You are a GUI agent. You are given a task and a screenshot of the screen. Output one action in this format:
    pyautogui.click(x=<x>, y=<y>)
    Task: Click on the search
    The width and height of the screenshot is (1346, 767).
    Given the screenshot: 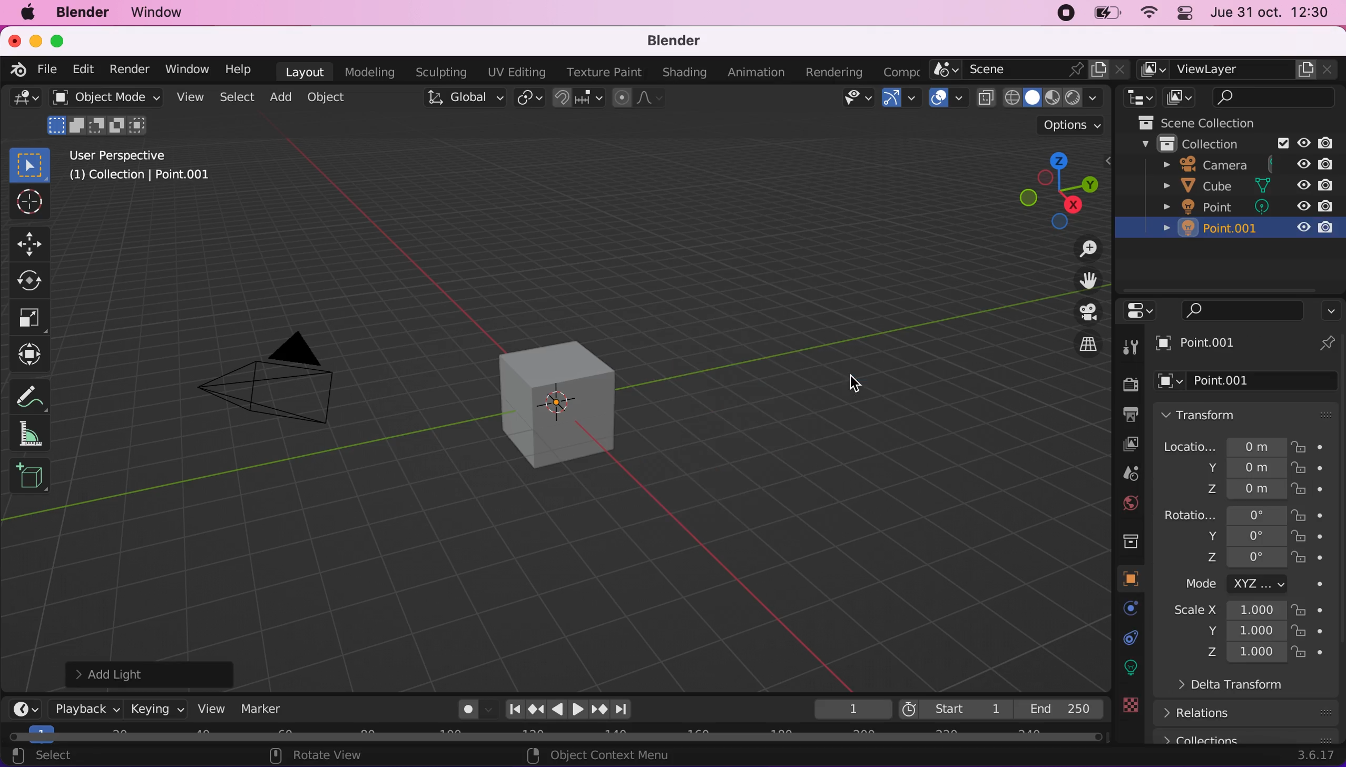 What is the action you would take?
    pyautogui.click(x=1275, y=97)
    